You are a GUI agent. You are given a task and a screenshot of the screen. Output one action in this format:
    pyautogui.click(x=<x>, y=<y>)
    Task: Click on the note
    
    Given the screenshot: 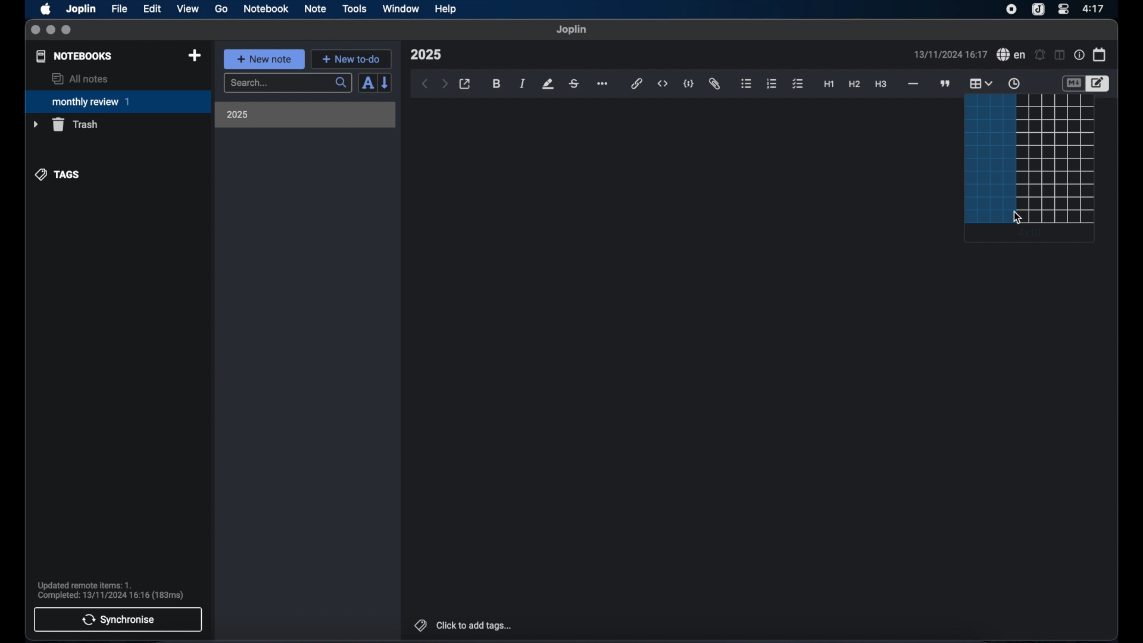 What is the action you would take?
    pyautogui.click(x=316, y=8)
    